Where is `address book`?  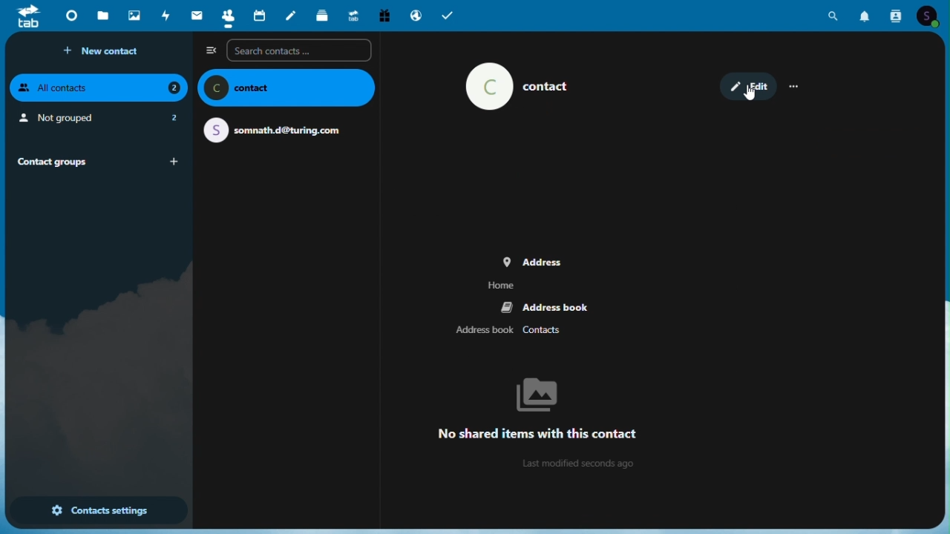 address book is located at coordinates (546, 306).